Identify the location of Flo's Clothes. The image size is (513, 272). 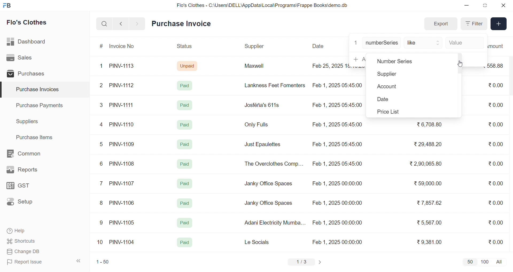
(30, 23).